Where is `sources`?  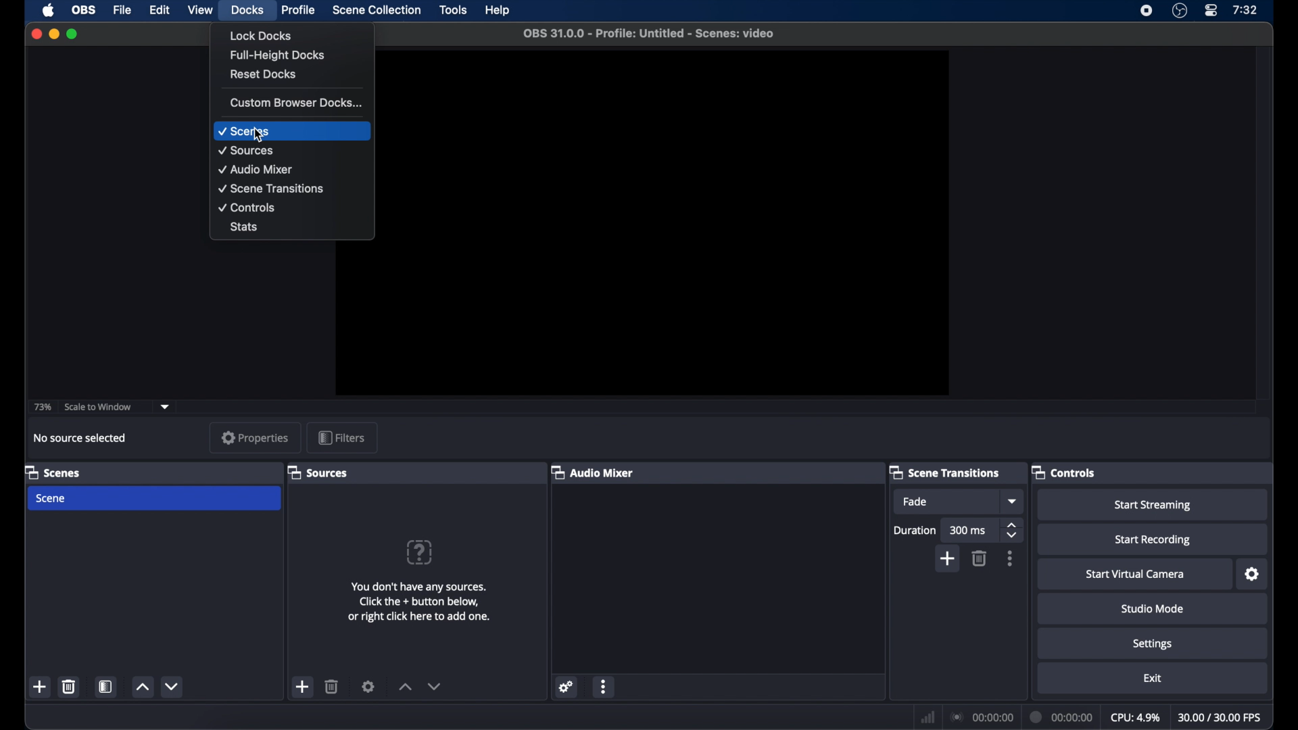 sources is located at coordinates (317, 472).